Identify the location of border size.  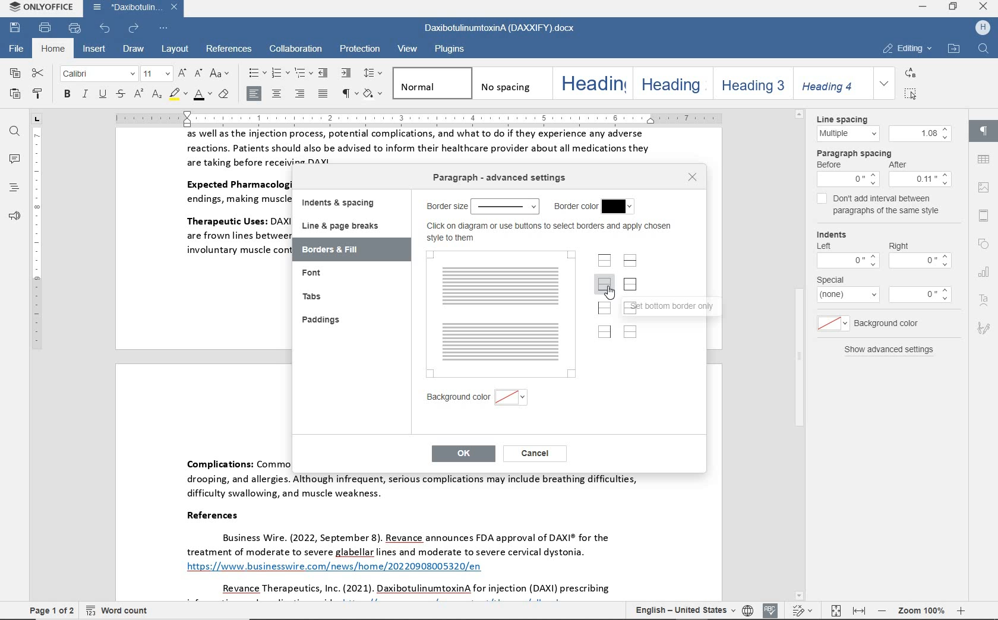
(481, 206).